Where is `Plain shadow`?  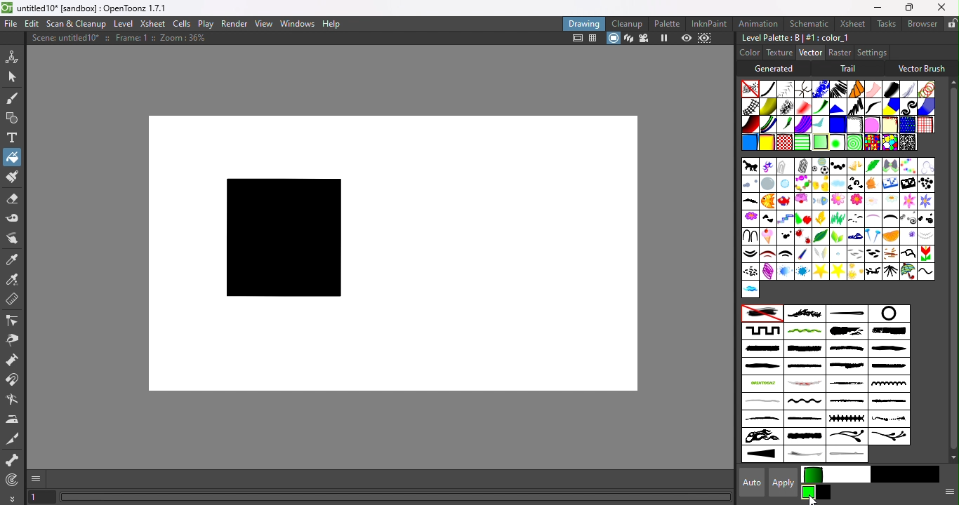
Plain shadow is located at coordinates (766, 143).